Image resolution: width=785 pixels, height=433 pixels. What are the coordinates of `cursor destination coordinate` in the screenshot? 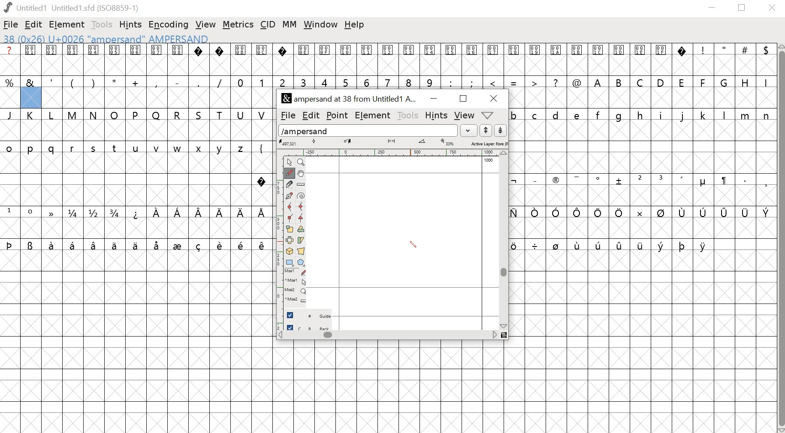 It's located at (349, 141).